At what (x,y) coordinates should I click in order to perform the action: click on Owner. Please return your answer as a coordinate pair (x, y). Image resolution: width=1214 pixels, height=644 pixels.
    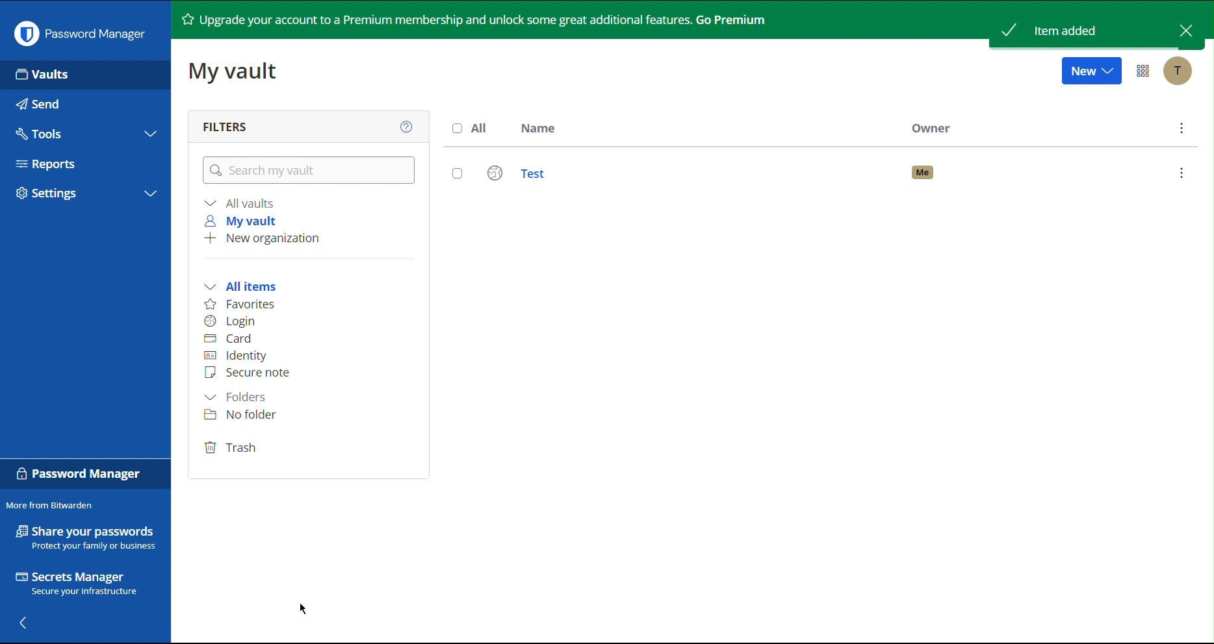
    Looking at the image, I should click on (931, 127).